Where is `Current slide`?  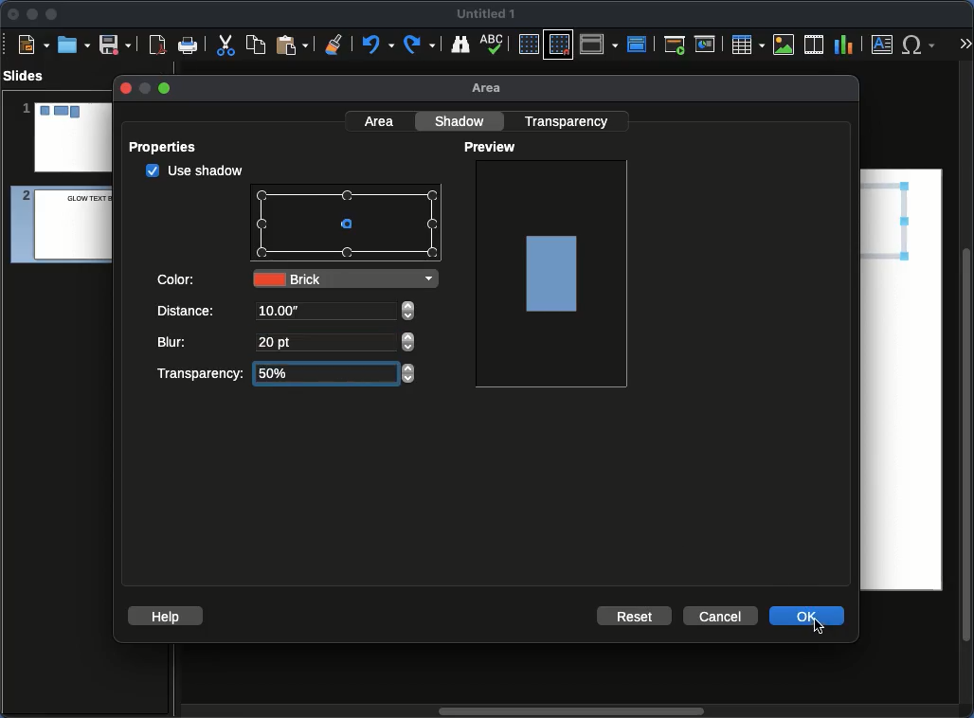
Current slide is located at coordinates (708, 45).